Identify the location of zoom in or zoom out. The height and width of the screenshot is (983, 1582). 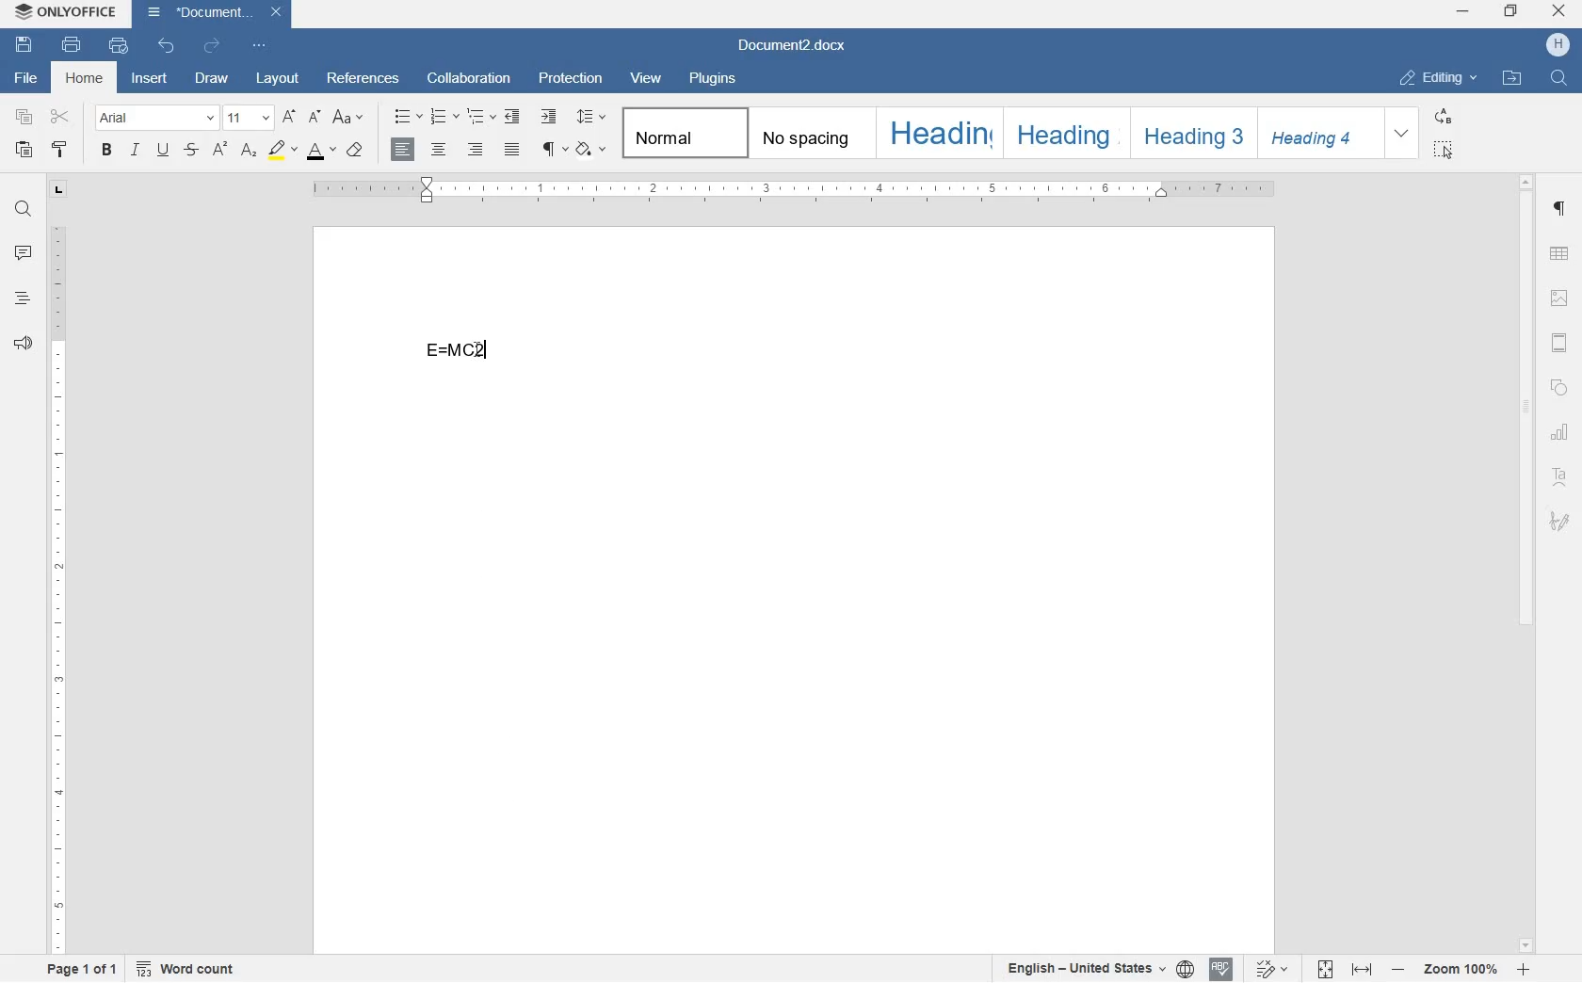
(1458, 971).